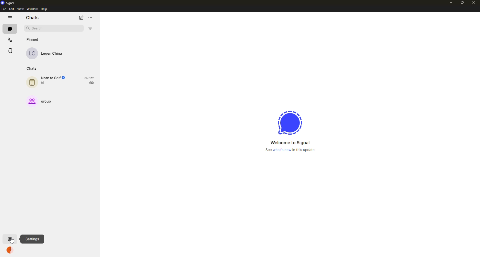 Image resolution: width=480 pixels, height=257 pixels. What do you see at coordinates (10, 18) in the screenshot?
I see `hide tabs` at bounding box center [10, 18].